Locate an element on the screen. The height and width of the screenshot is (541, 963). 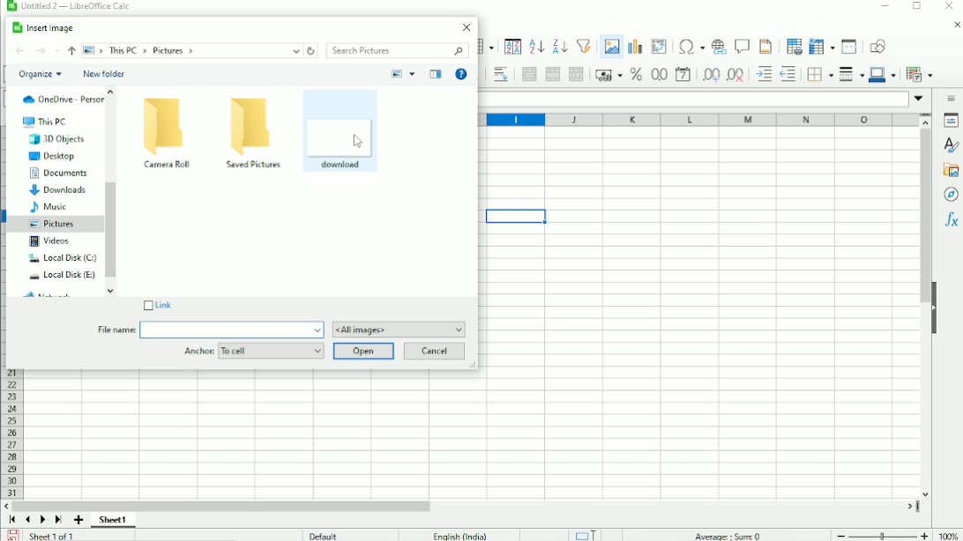
Expand formula bar is located at coordinates (919, 98).